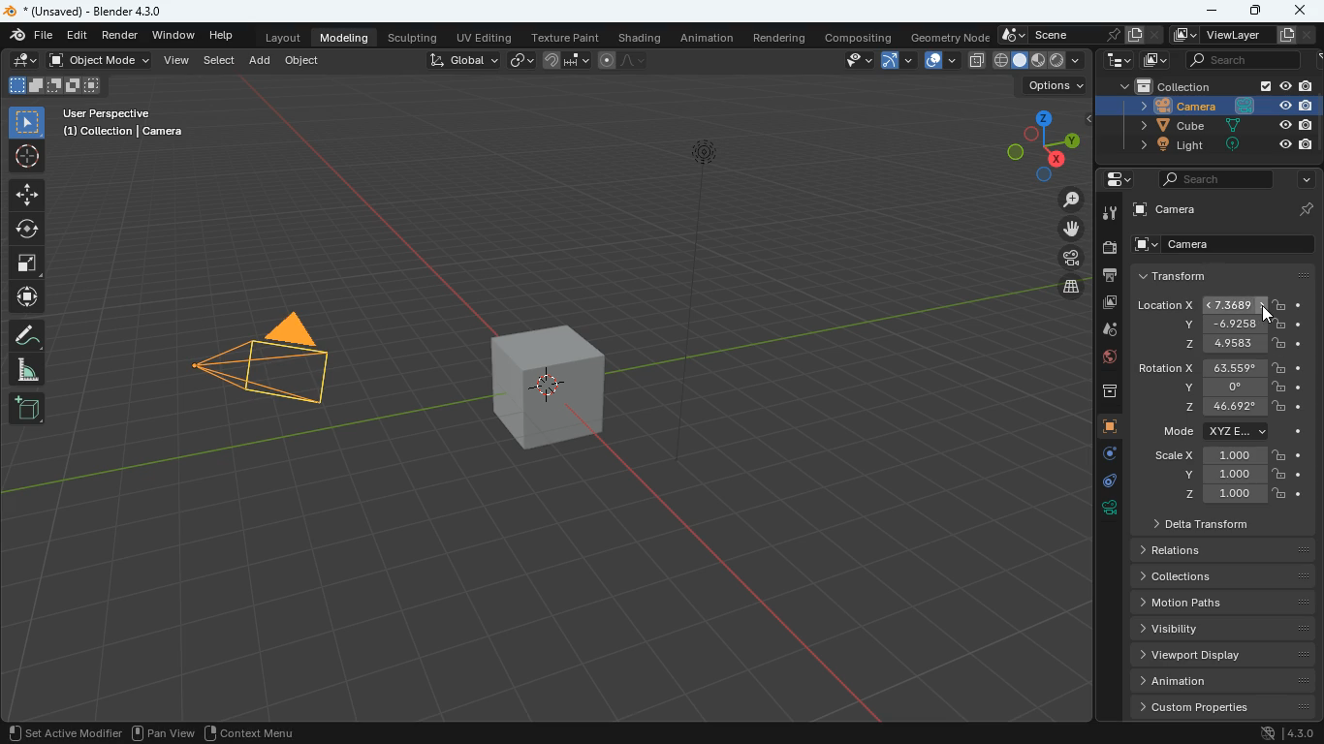 The width and height of the screenshot is (1324, 744). What do you see at coordinates (1106, 357) in the screenshot?
I see `globe` at bounding box center [1106, 357].